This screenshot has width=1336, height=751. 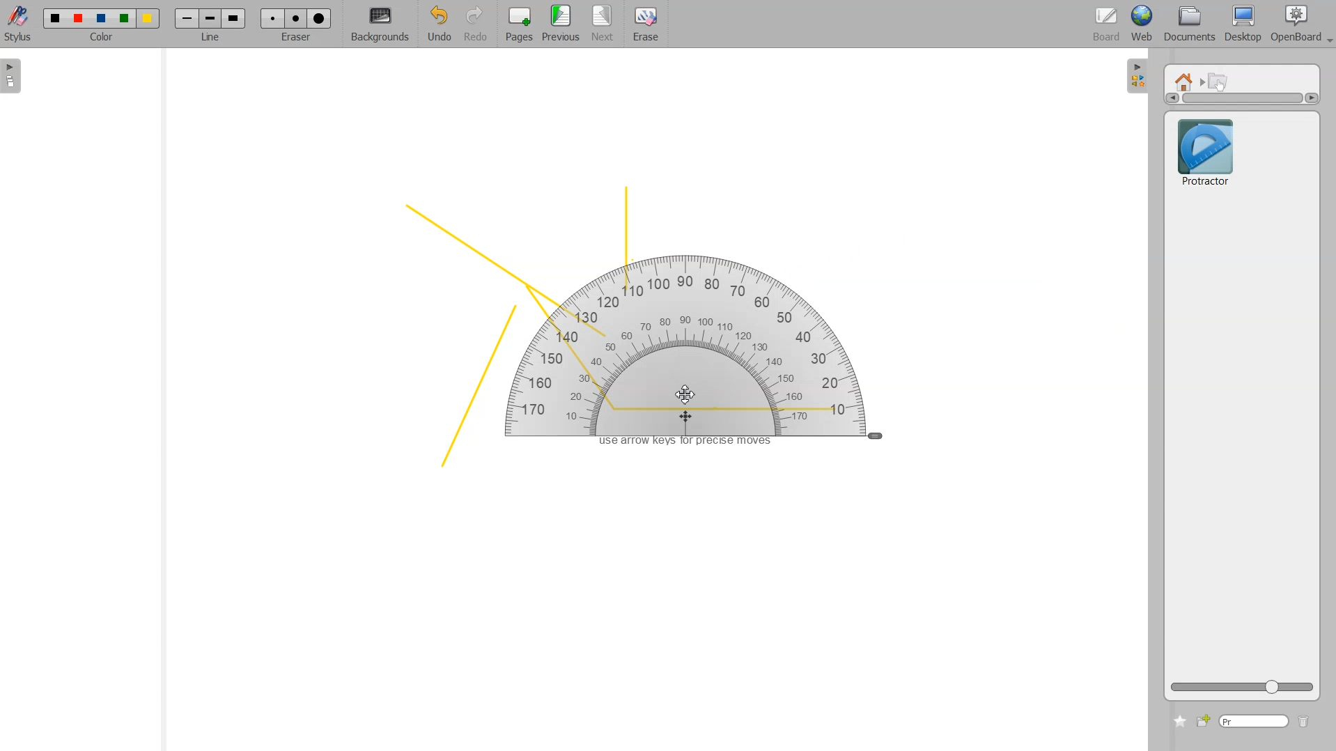 I want to click on Redo, so click(x=476, y=25).